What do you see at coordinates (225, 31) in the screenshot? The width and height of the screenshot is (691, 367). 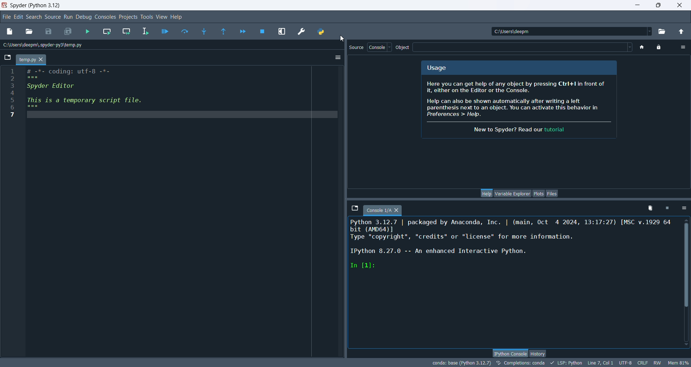 I see `run until the current function returns` at bounding box center [225, 31].